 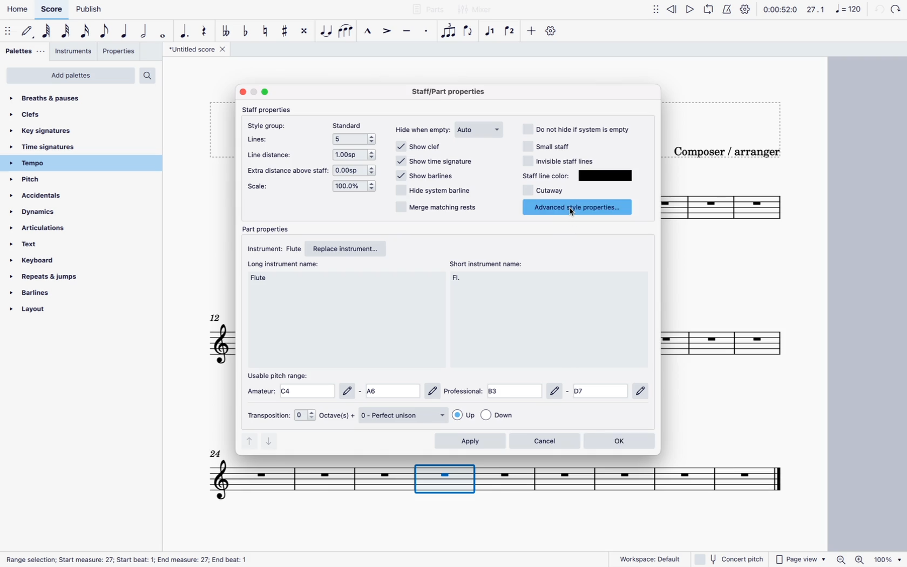 What do you see at coordinates (446, 92) in the screenshot?
I see `Staff/part properties` at bounding box center [446, 92].